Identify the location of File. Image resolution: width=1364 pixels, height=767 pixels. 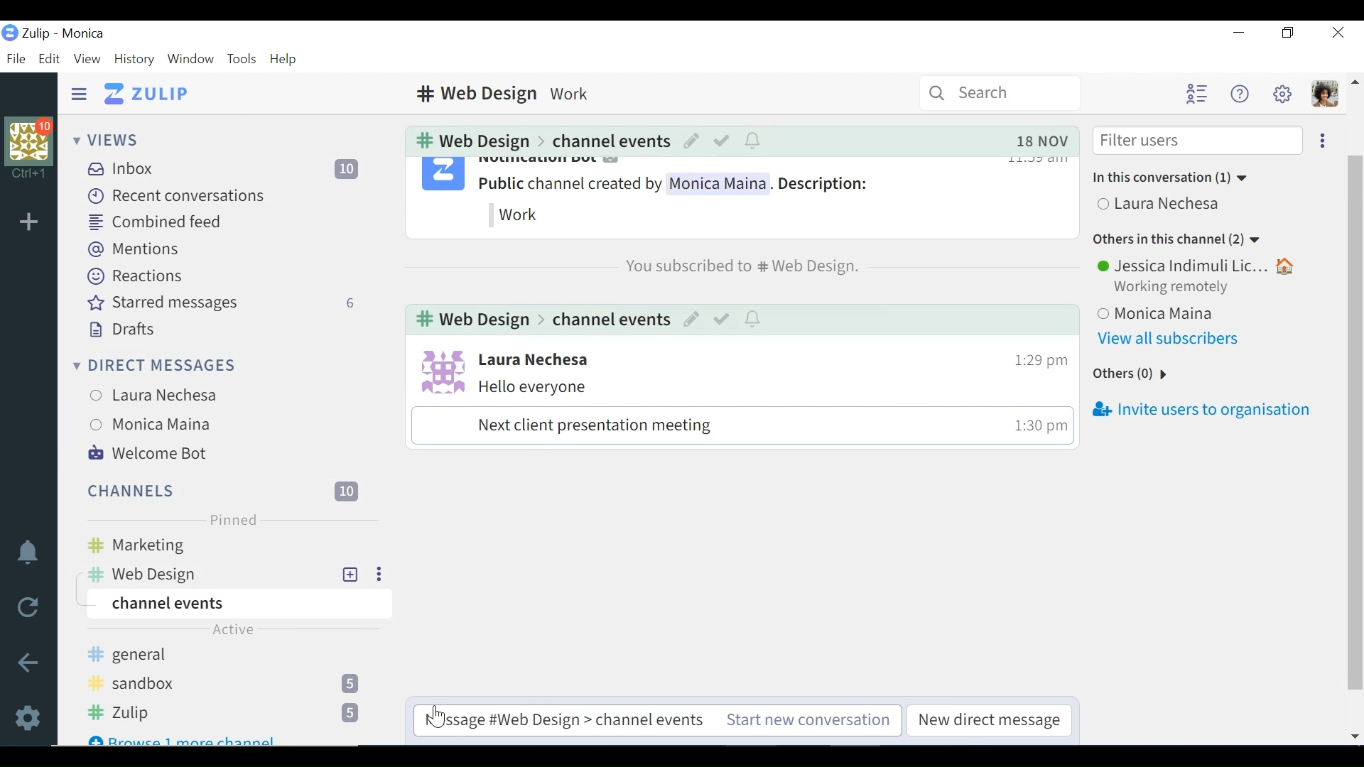
(15, 58).